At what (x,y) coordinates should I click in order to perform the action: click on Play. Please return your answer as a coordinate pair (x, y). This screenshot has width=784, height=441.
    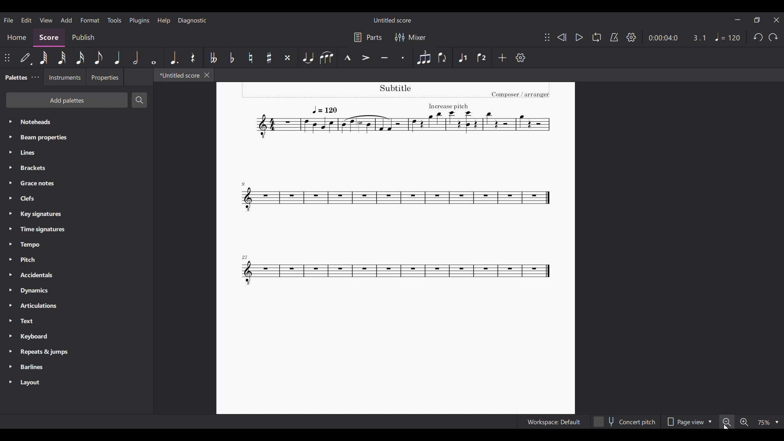
    Looking at the image, I should click on (579, 37).